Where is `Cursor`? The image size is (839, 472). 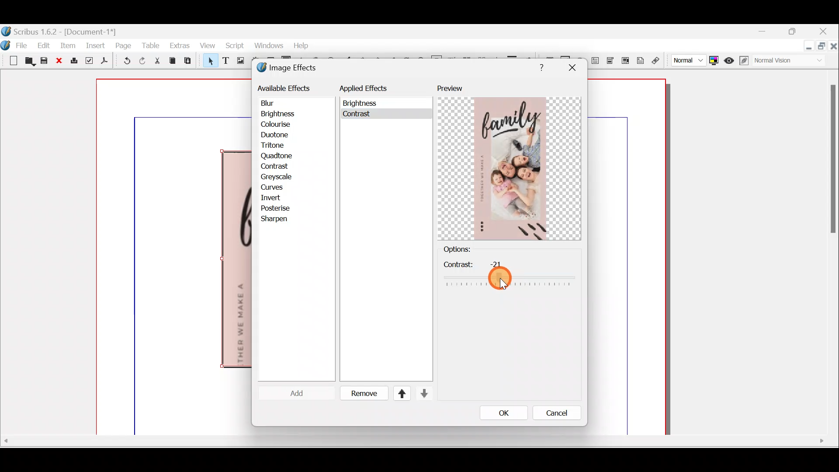
Cursor is located at coordinates (290, 393).